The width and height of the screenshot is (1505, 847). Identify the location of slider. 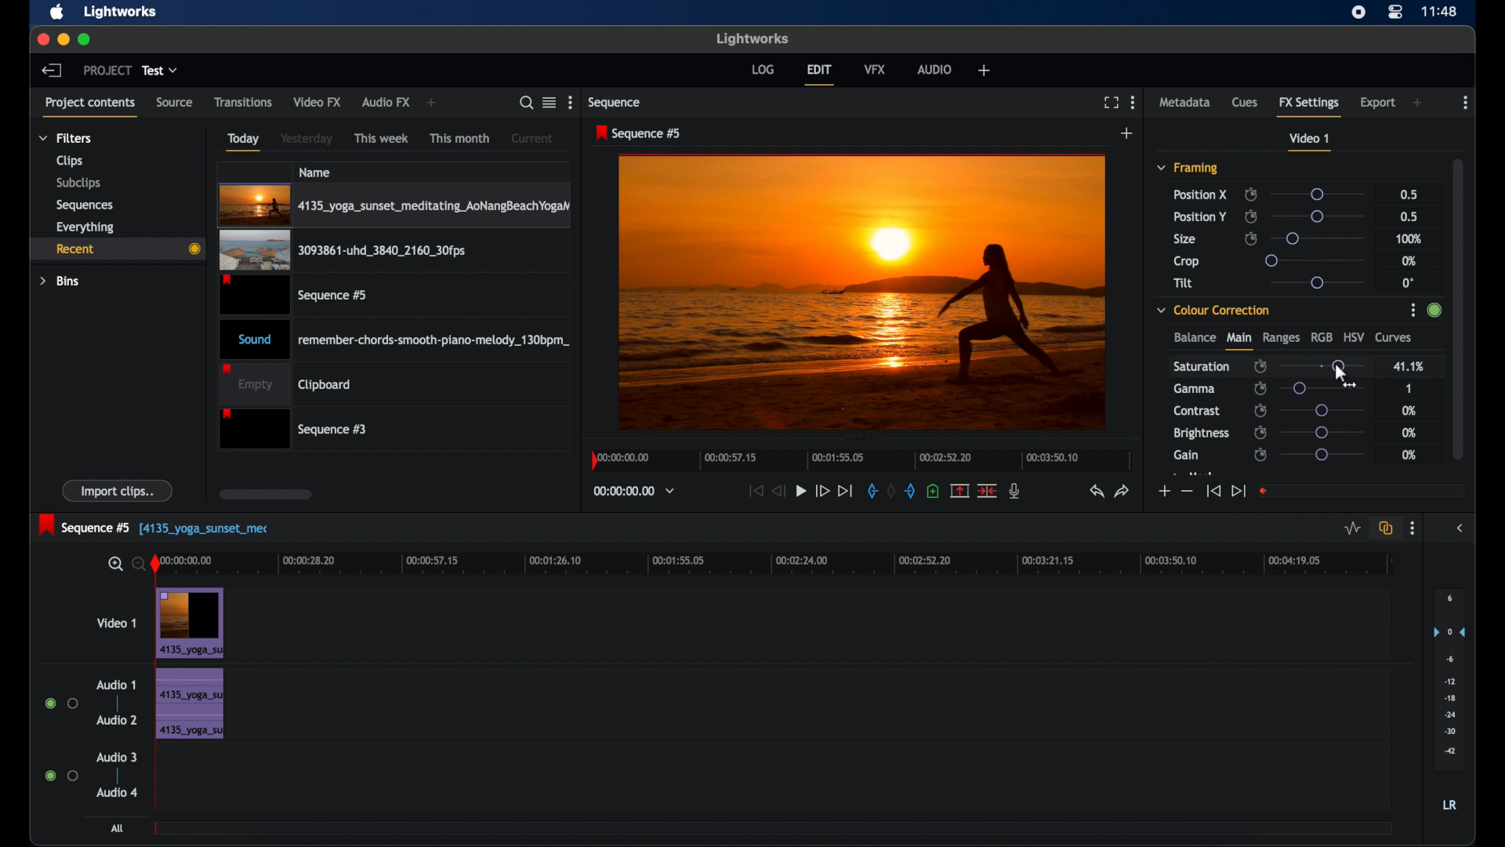
(1322, 432).